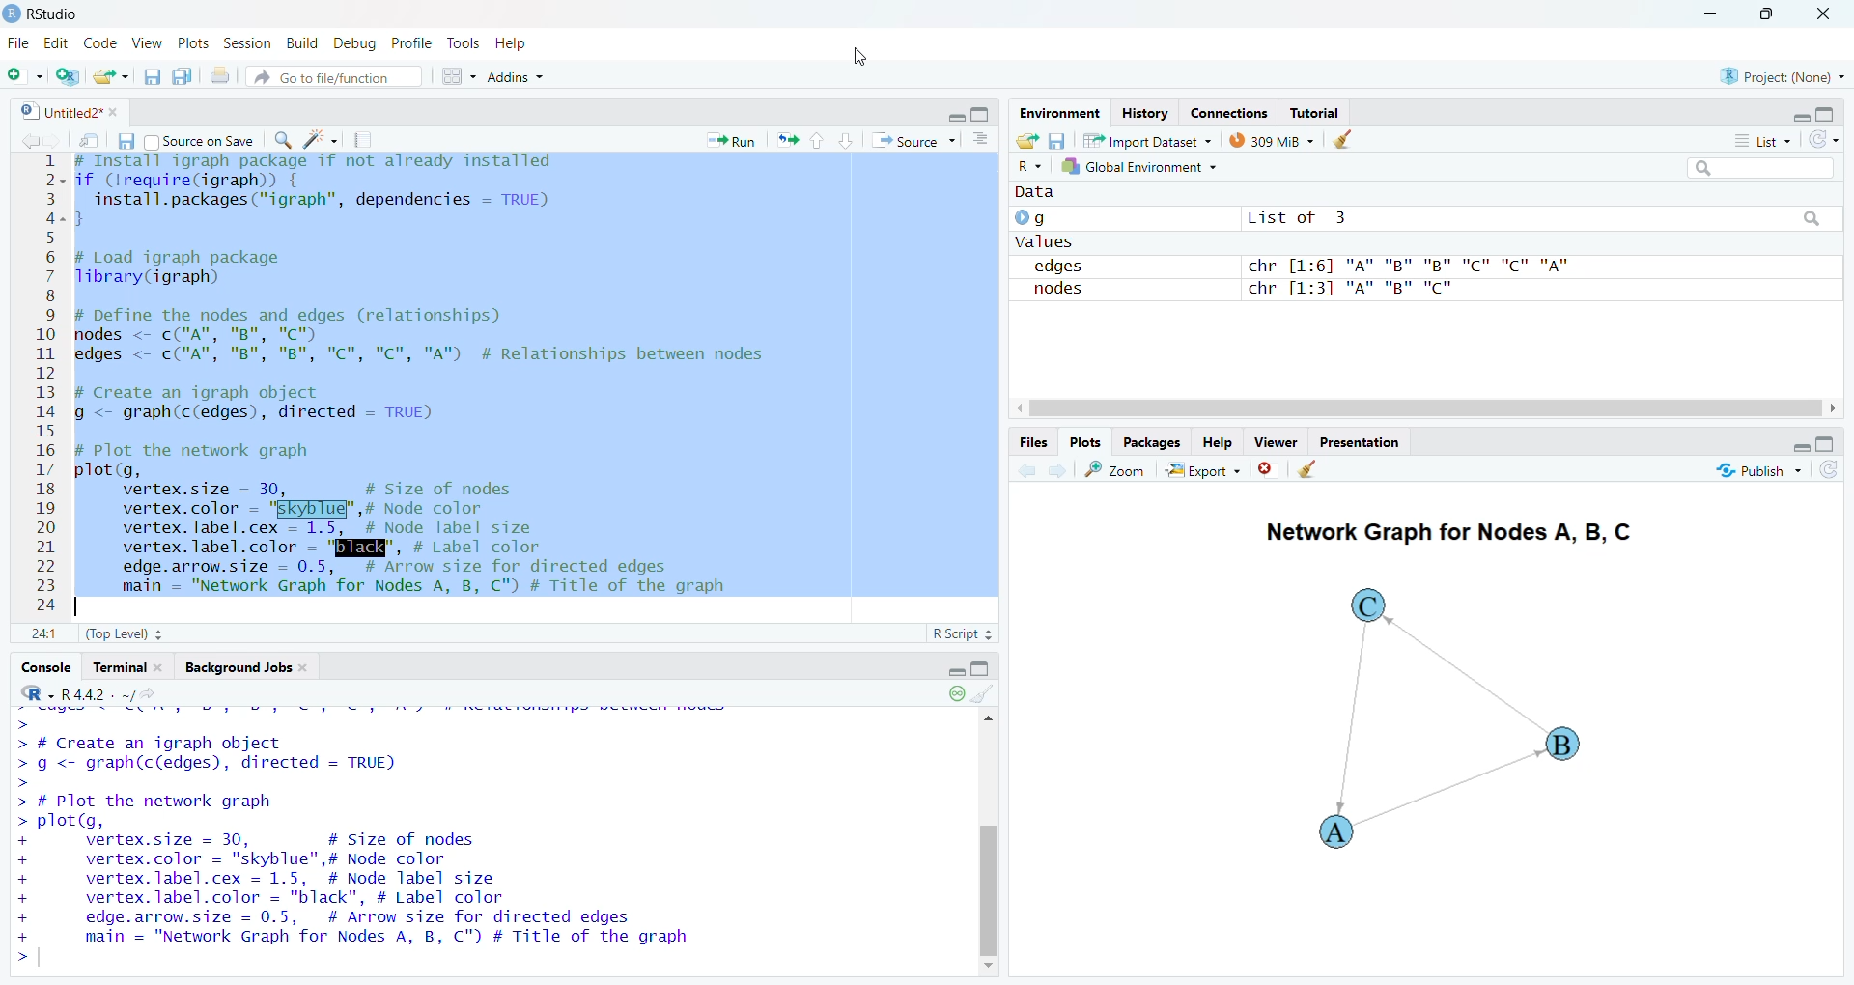 Image resolution: width=1854 pixels, height=985 pixels. What do you see at coordinates (460, 43) in the screenshot?
I see `Tools` at bounding box center [460, 43].